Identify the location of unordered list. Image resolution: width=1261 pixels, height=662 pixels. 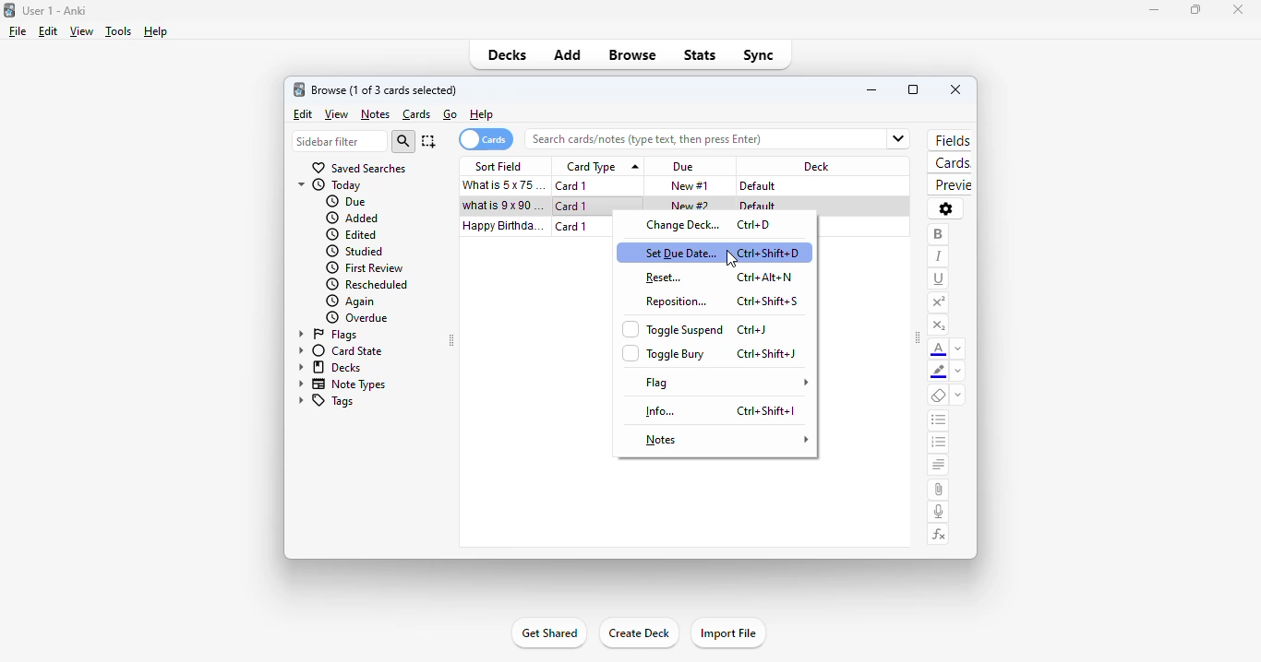
(940, 420).